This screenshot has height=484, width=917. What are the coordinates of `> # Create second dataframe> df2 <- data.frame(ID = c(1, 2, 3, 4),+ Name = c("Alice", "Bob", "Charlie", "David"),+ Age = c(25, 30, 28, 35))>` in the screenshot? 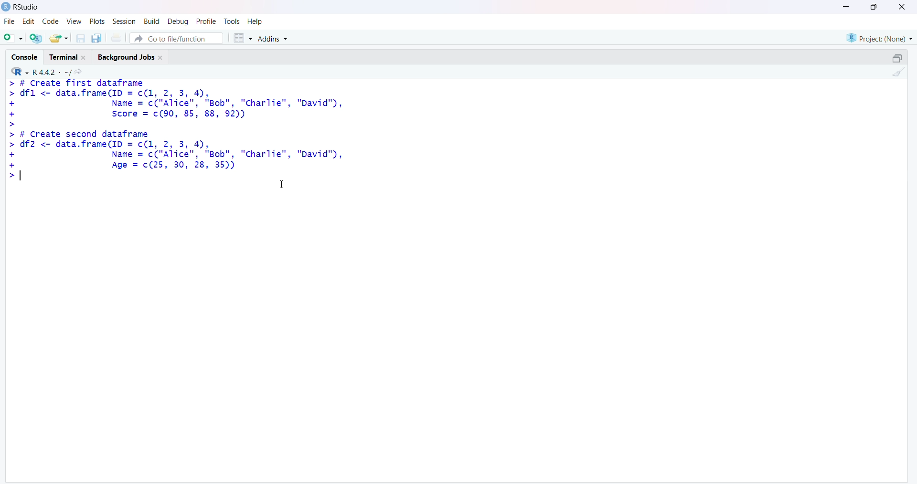 It's located at (177, 156).